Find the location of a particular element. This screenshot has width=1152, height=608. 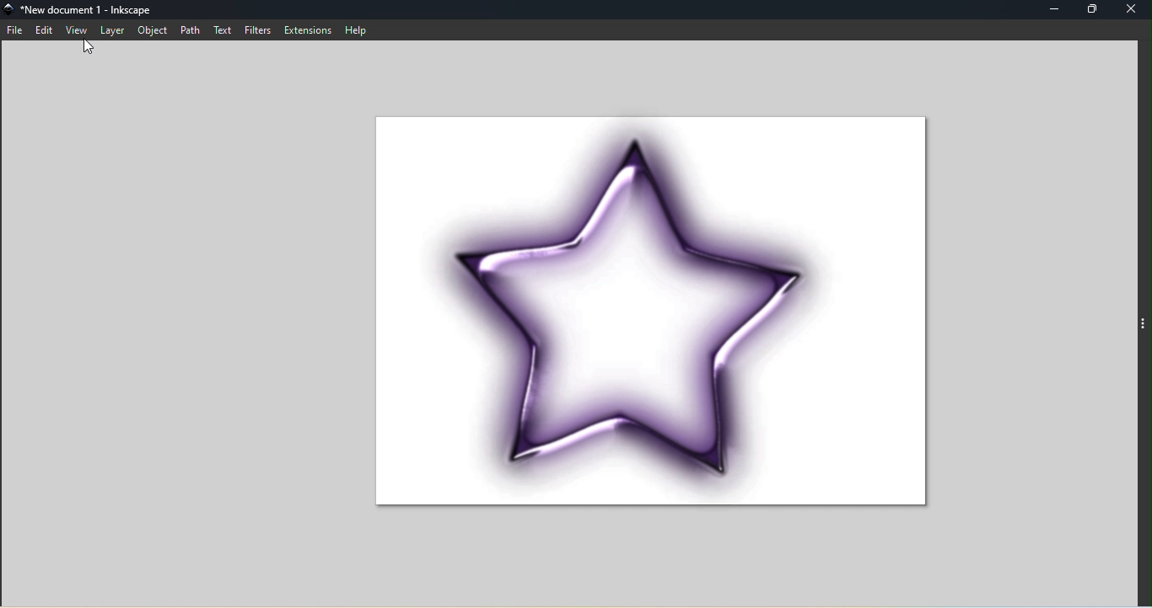

Close is located at coordinates (1134, 8).